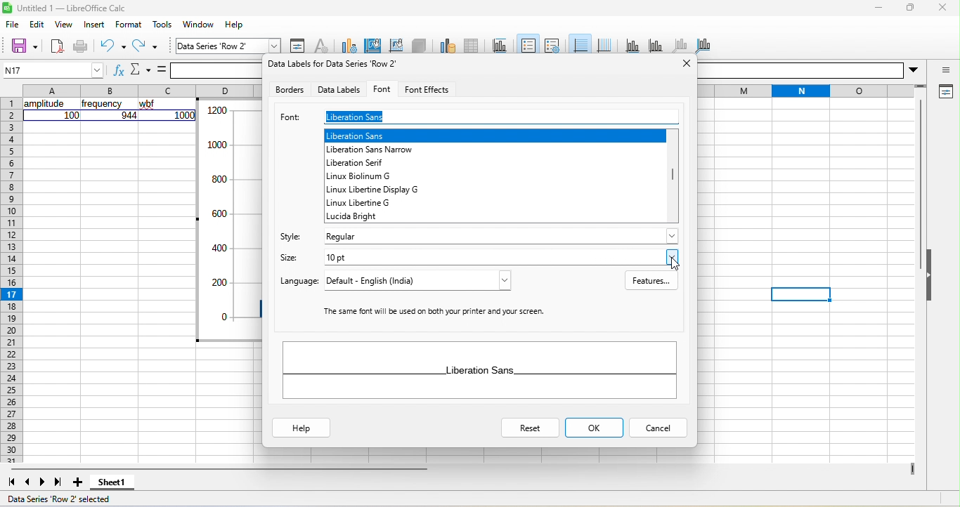 The image size is (960, 507). I want to click on borders, so click(288, 89).